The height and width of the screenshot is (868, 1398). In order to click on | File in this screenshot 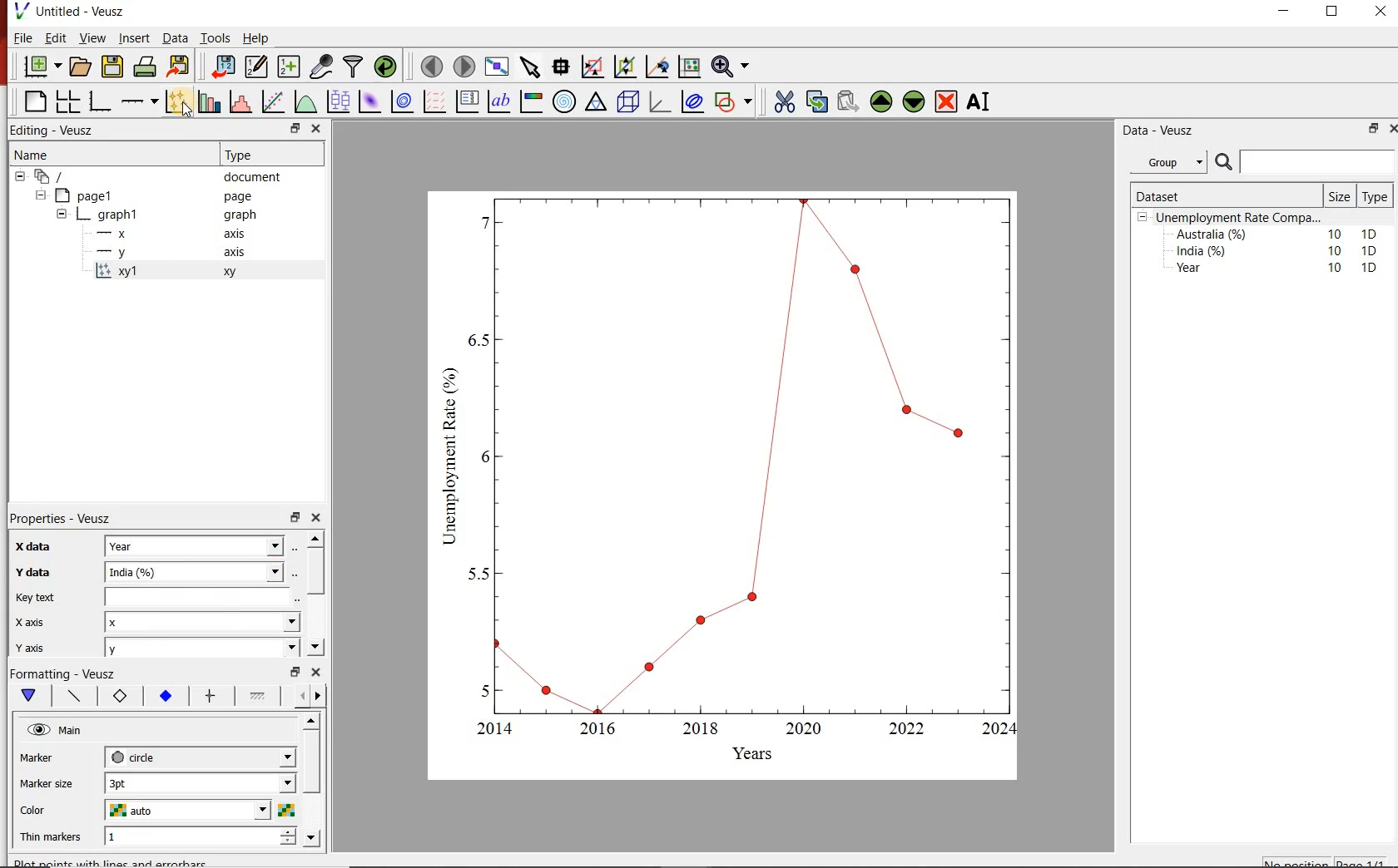, I will do `click(19, 37)`.